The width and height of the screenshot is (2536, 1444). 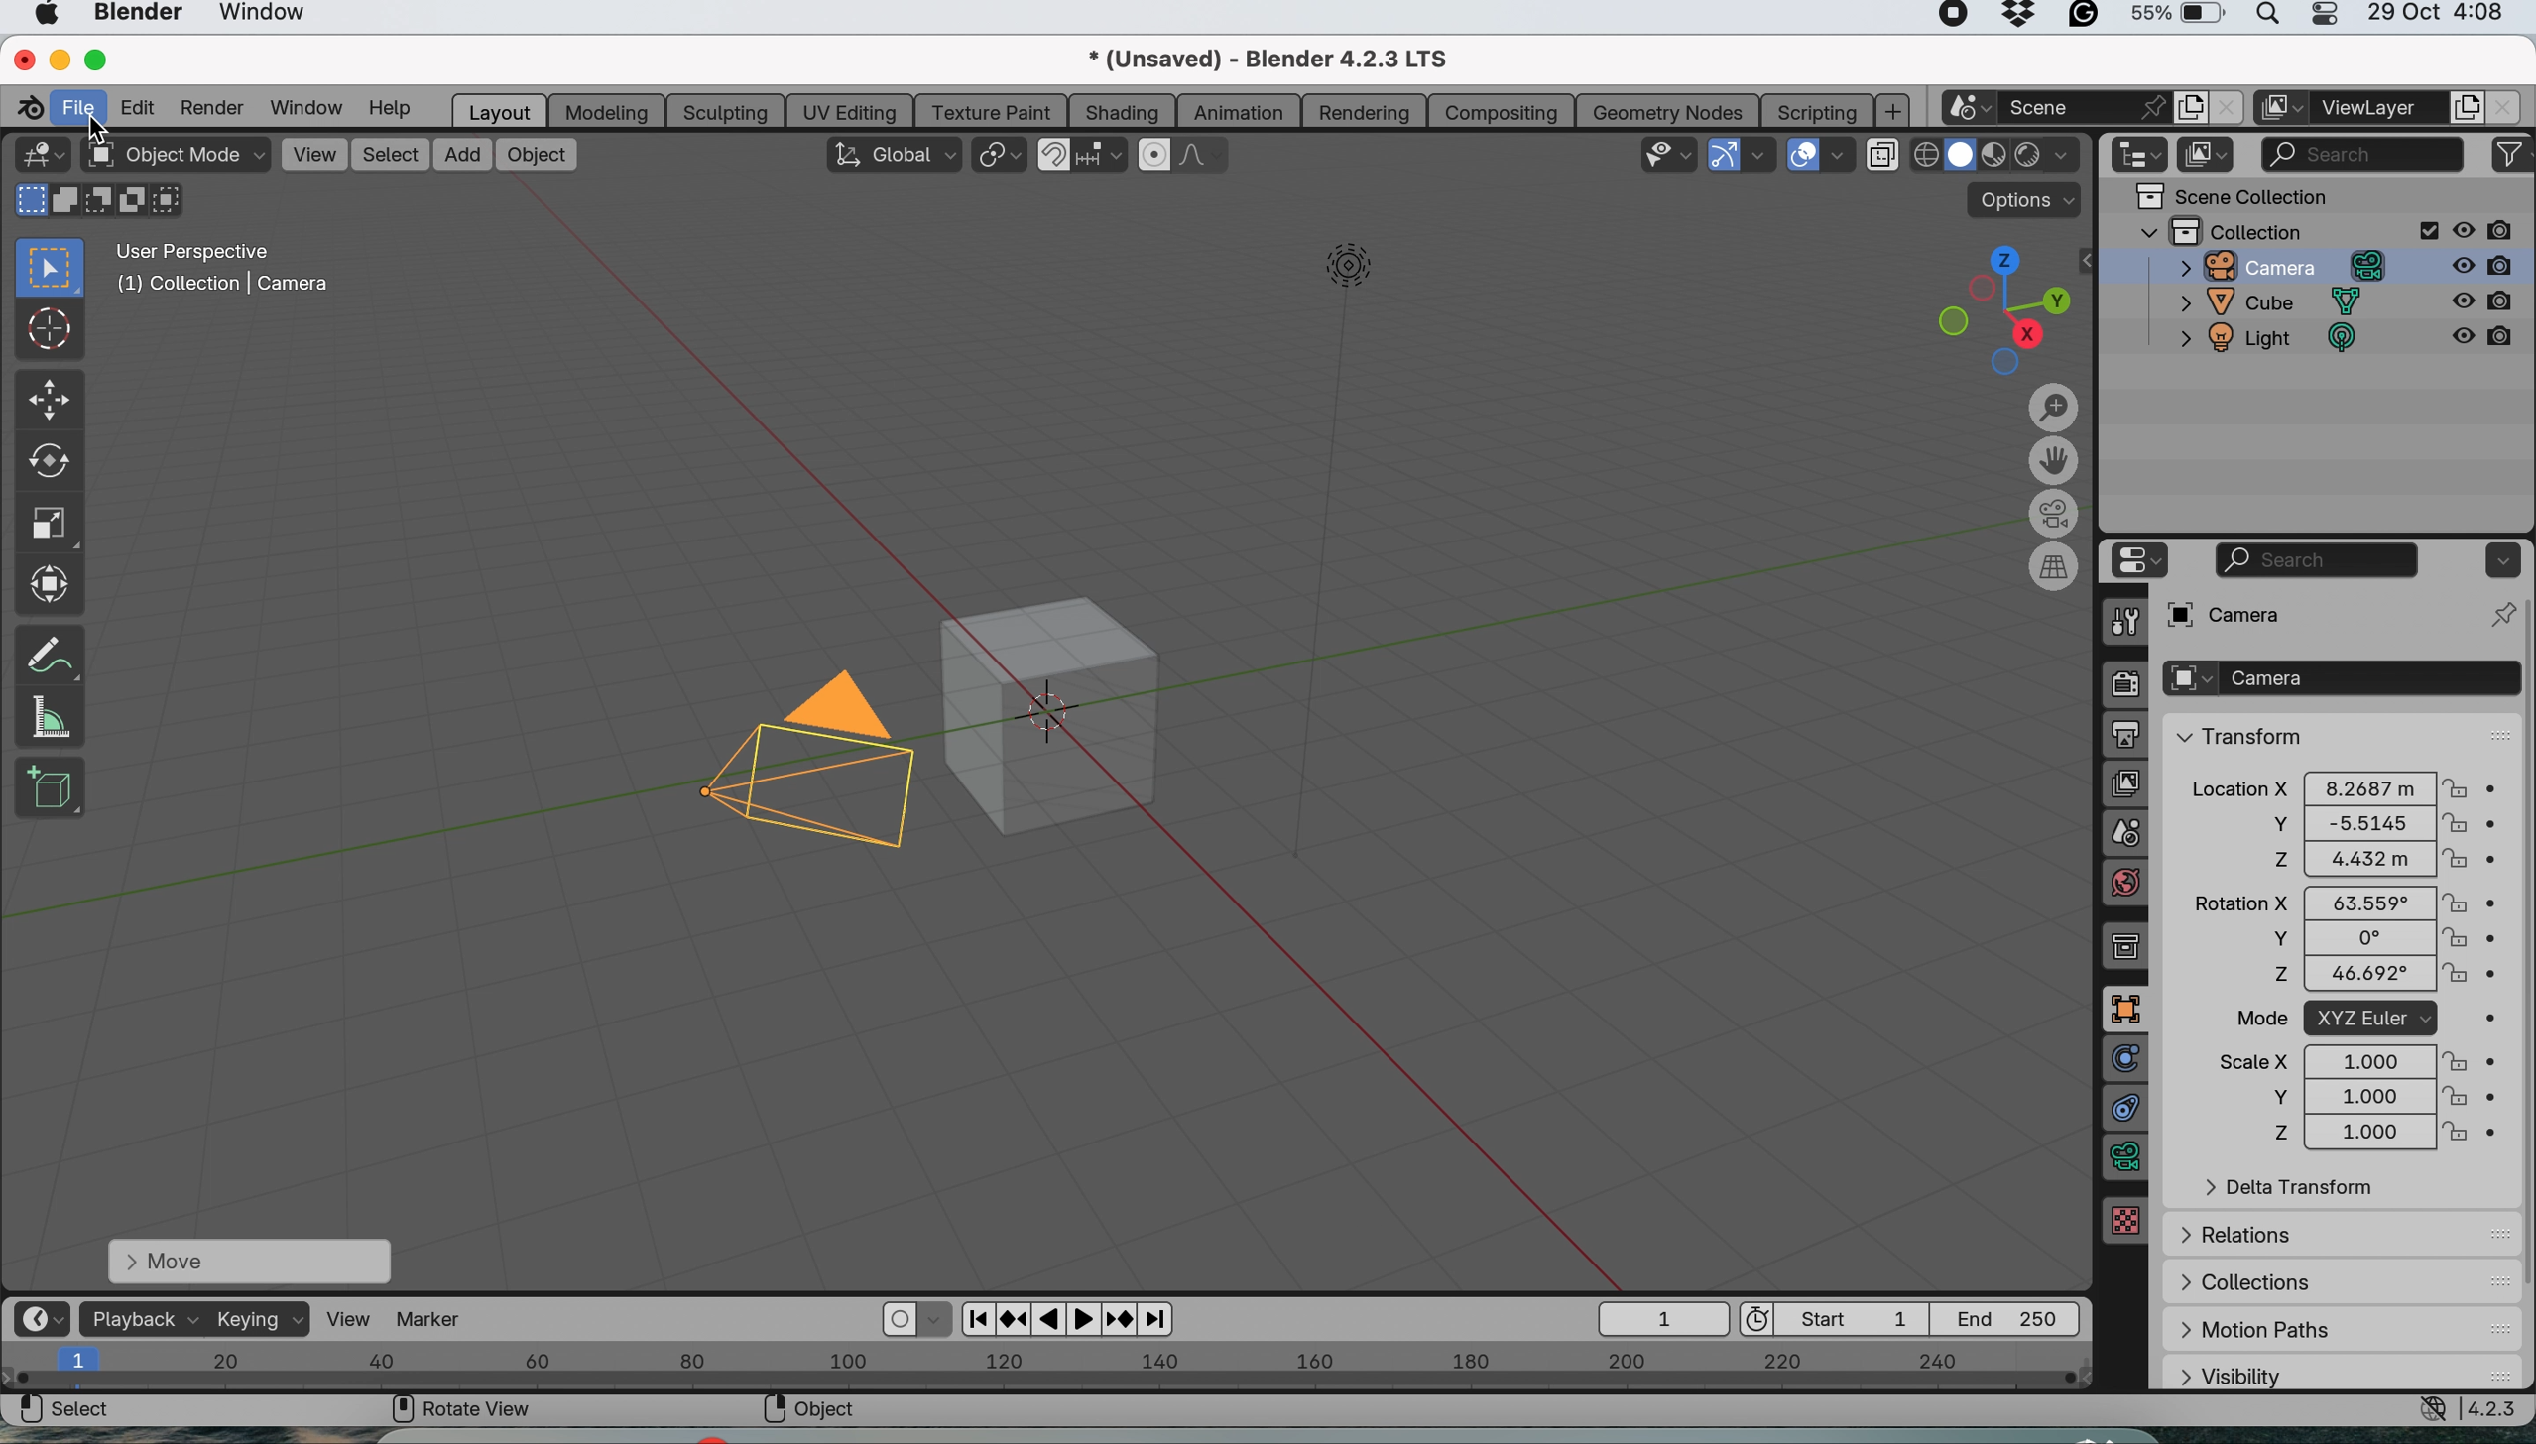 What do you see at coordinates (1103, 156) in the screenshot?
I see `snapping` at bounding box center [1103, 156].